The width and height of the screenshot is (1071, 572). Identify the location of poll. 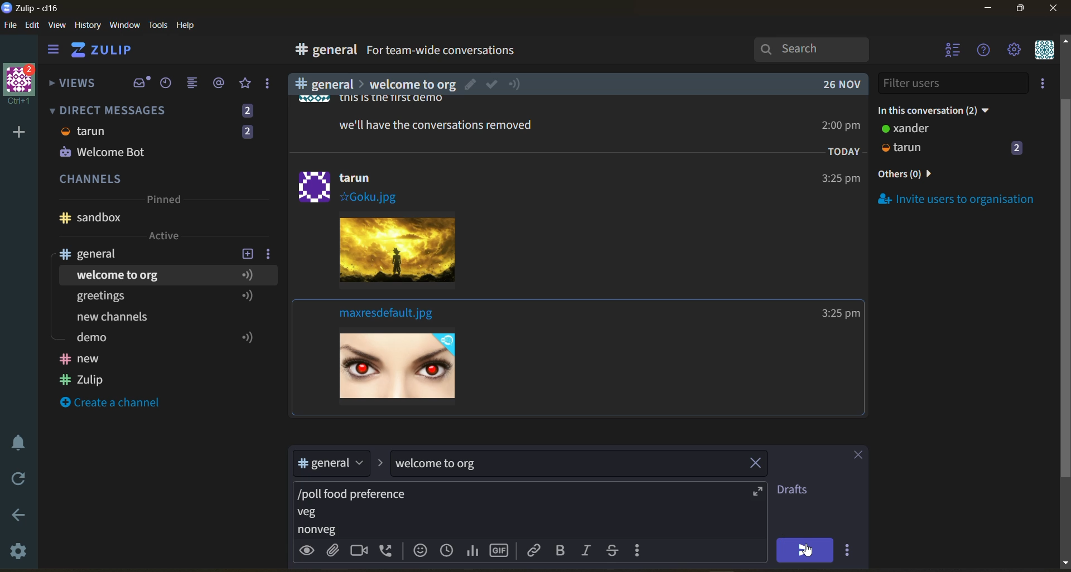
(475, 551).